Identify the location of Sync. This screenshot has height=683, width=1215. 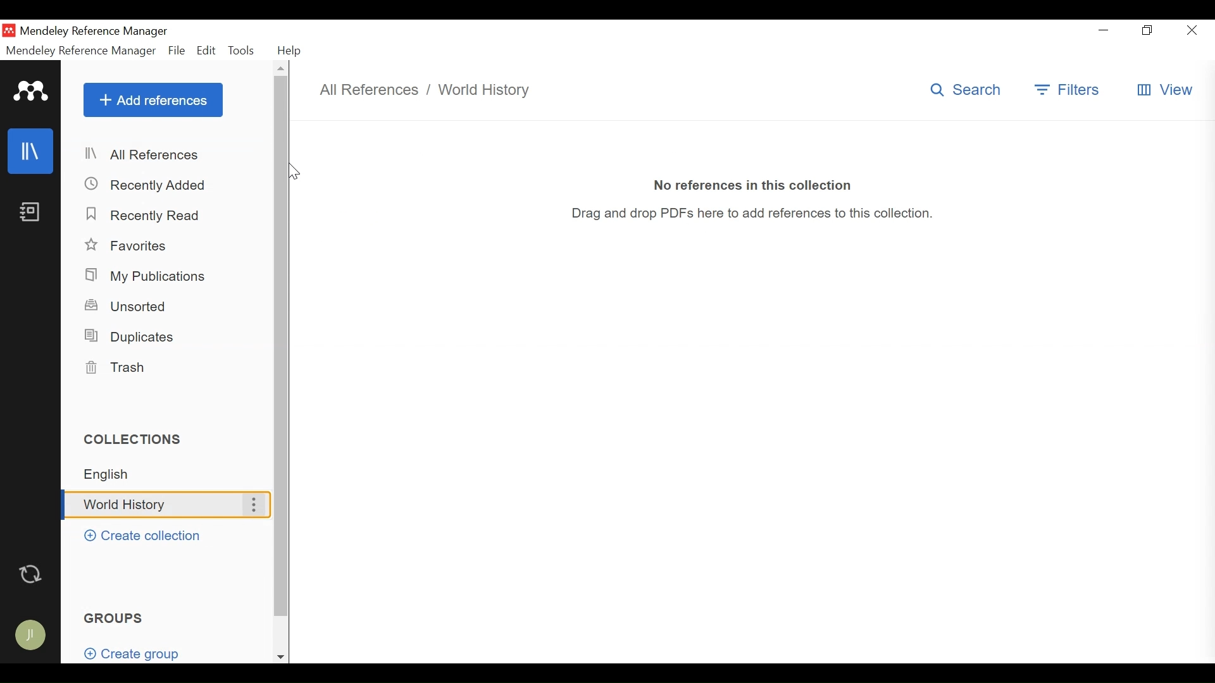
(32, 572).